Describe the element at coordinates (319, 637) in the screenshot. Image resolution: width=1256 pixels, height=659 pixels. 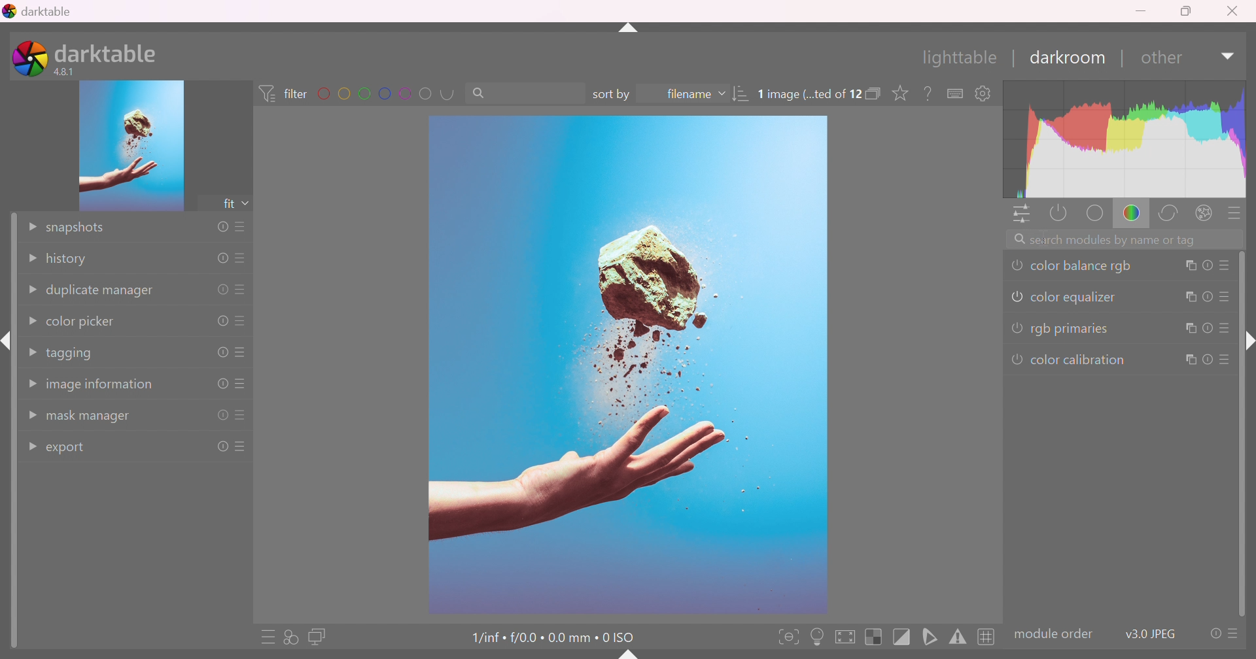
I see `display a second darkroom image window` at that location.